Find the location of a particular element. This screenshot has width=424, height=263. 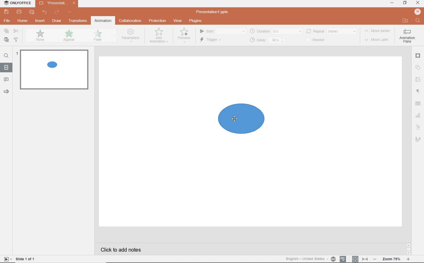

image settings is located at coordinates (418, 79).